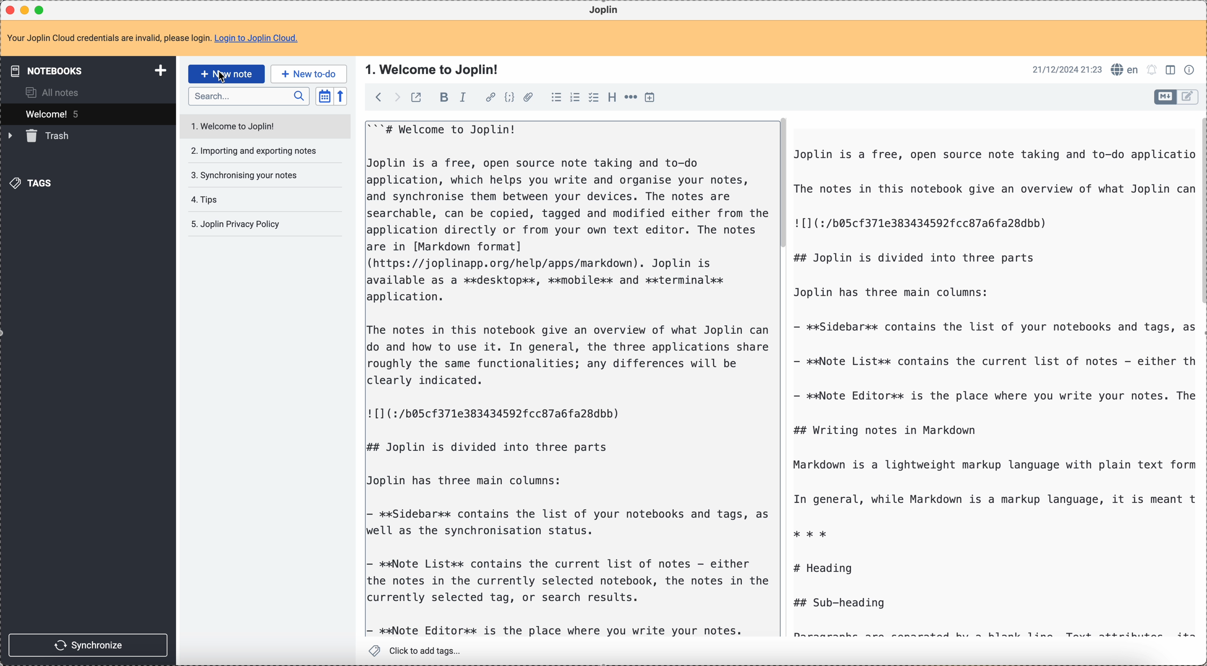  Describe the element at coordinates (248, 95) in the screenshot. I see `search bar` at that location.